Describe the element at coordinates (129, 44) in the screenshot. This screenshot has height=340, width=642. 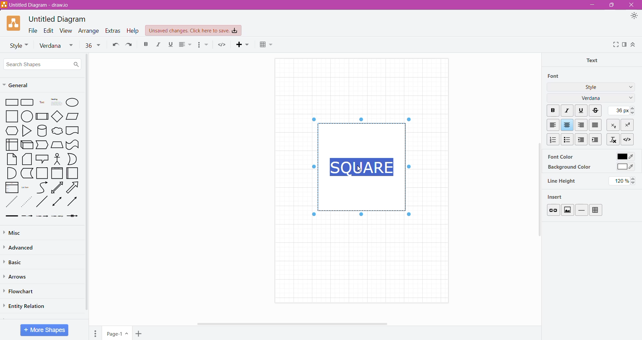
I see `Redo` at that location.